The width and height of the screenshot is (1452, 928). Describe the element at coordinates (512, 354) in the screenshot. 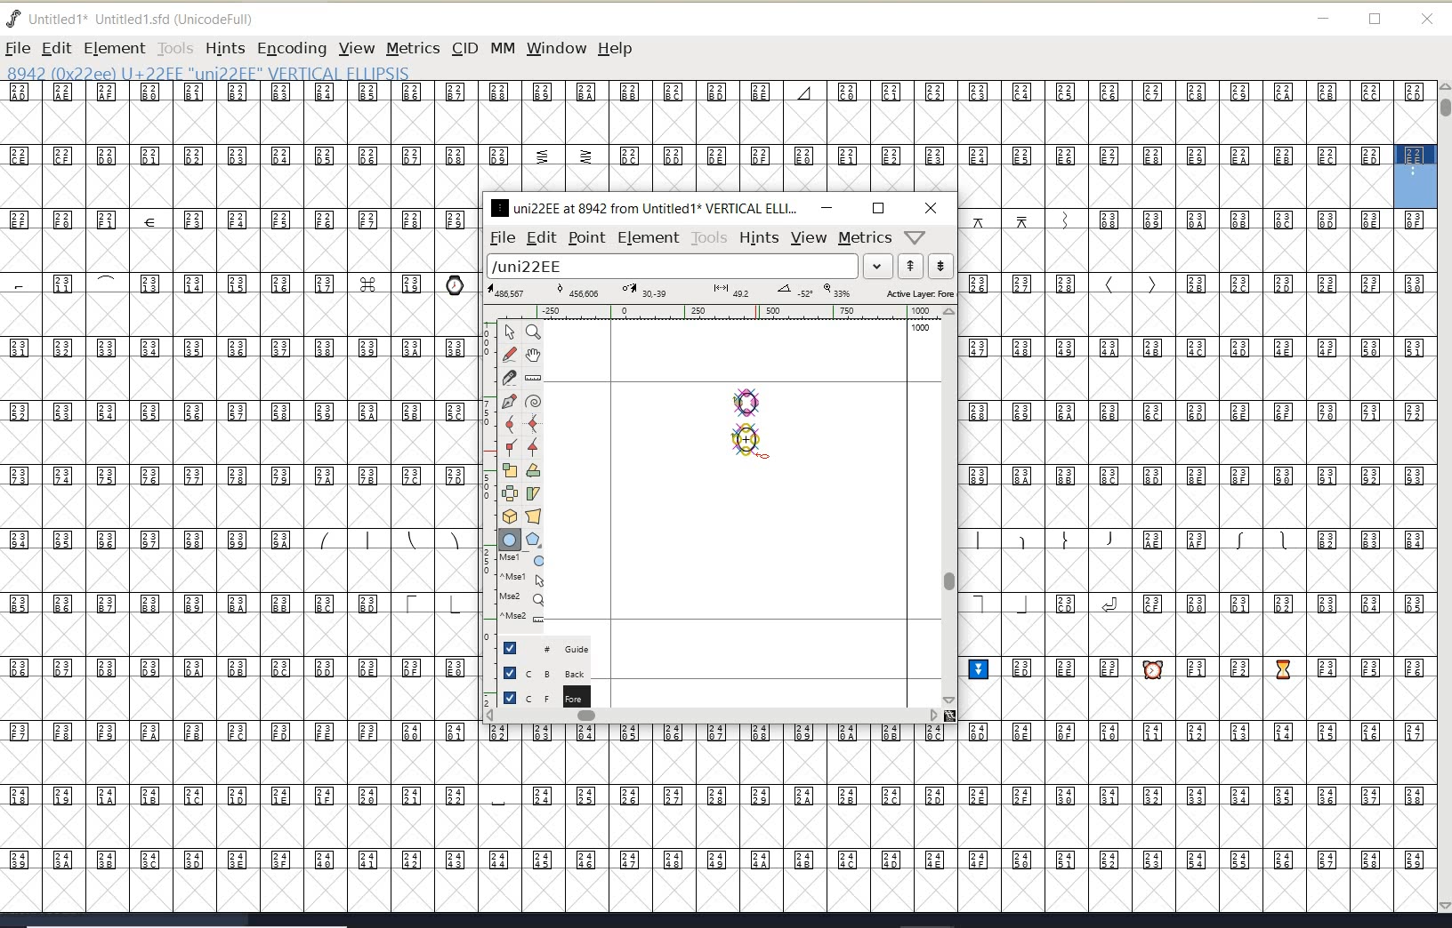

I see `draw a freehand curve` at that location.